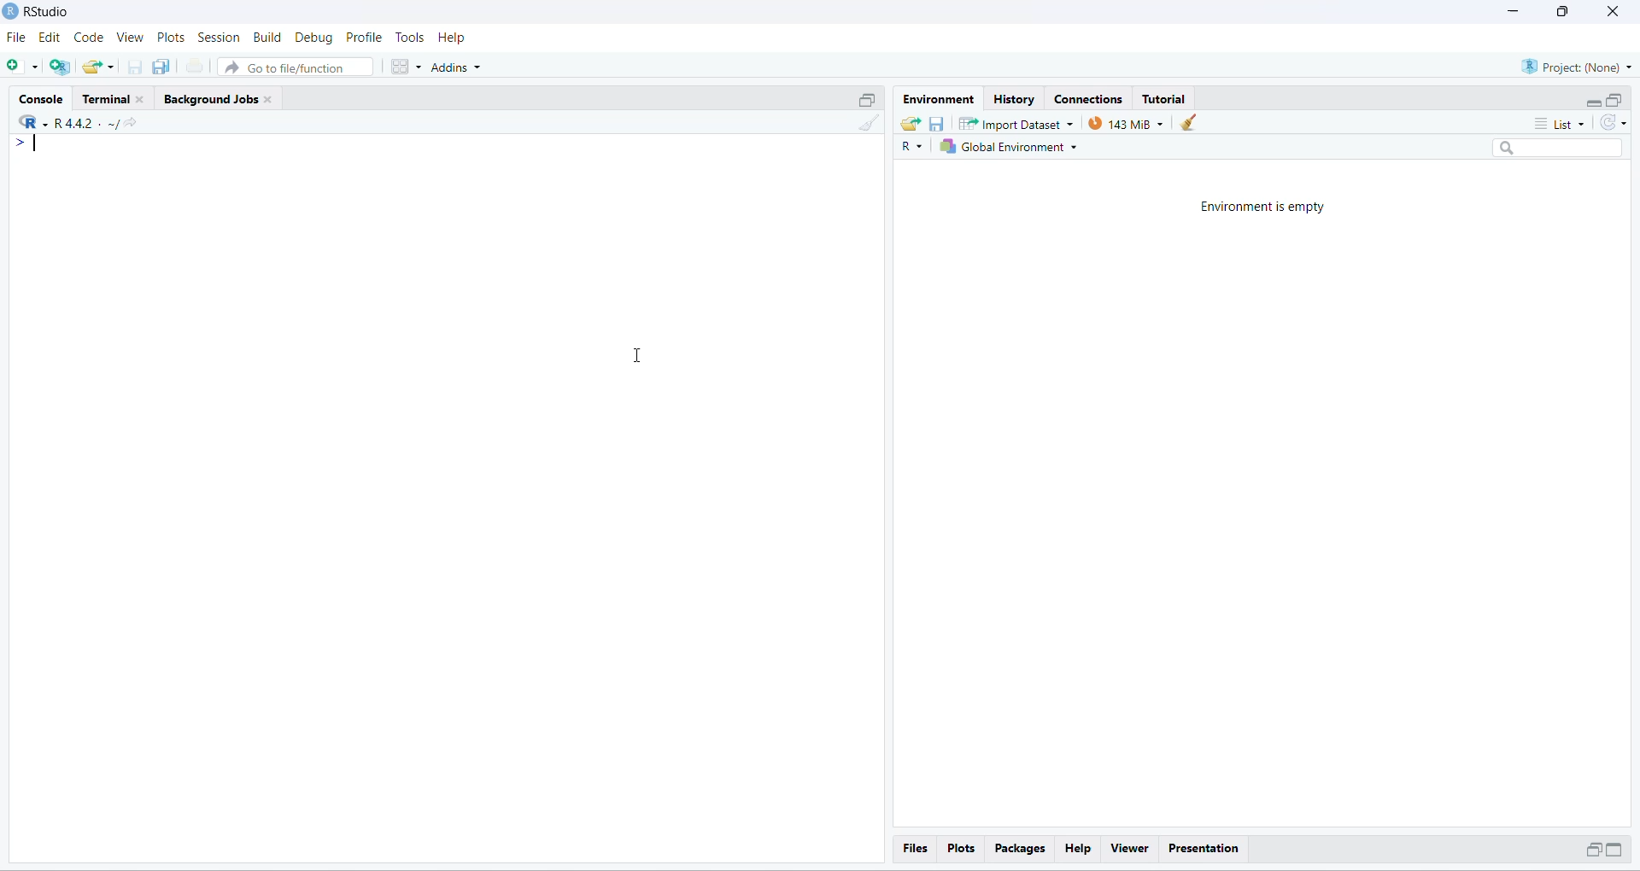 This screenshot has width=1640, height=871. Describe the element at coordinates (90, 38) in the screenshot. I see `code` at that location.